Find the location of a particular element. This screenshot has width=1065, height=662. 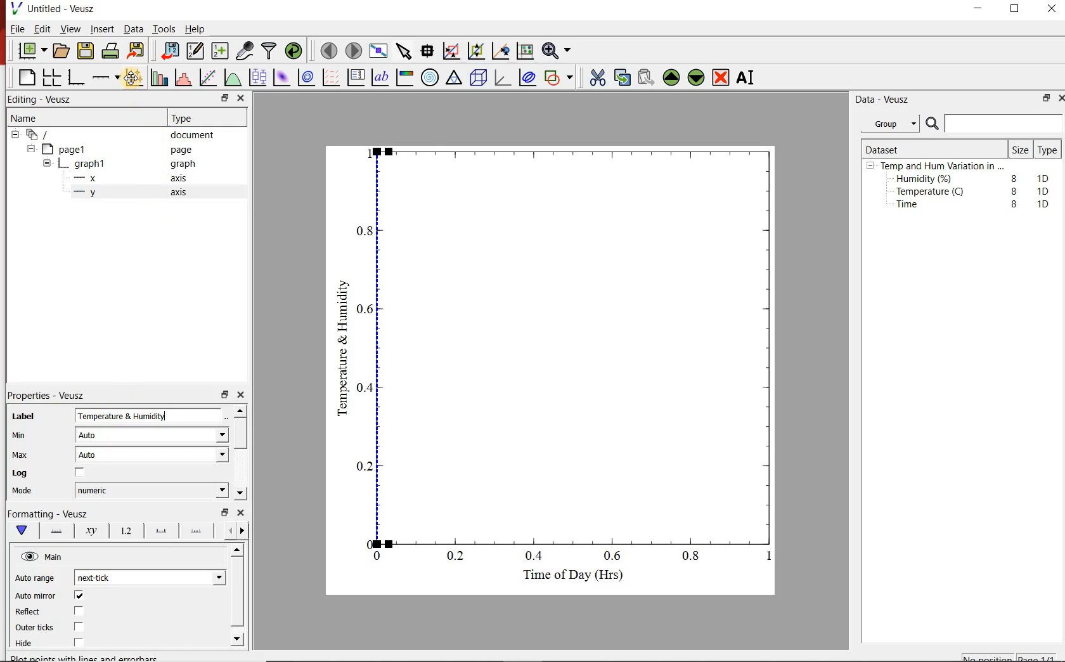

x is located at coordinates (91, 178).